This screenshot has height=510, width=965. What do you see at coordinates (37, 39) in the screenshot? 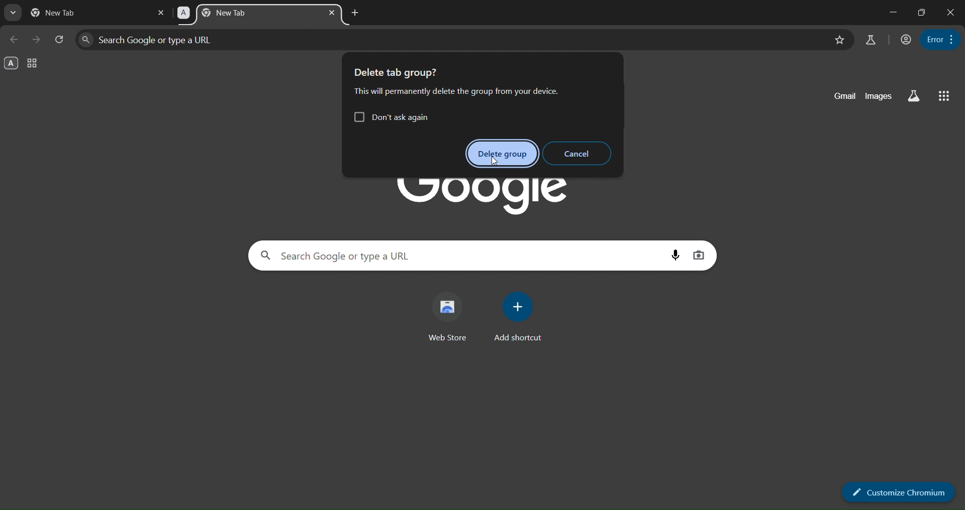
I see `go forward one page` at bounding box center [37, 39].